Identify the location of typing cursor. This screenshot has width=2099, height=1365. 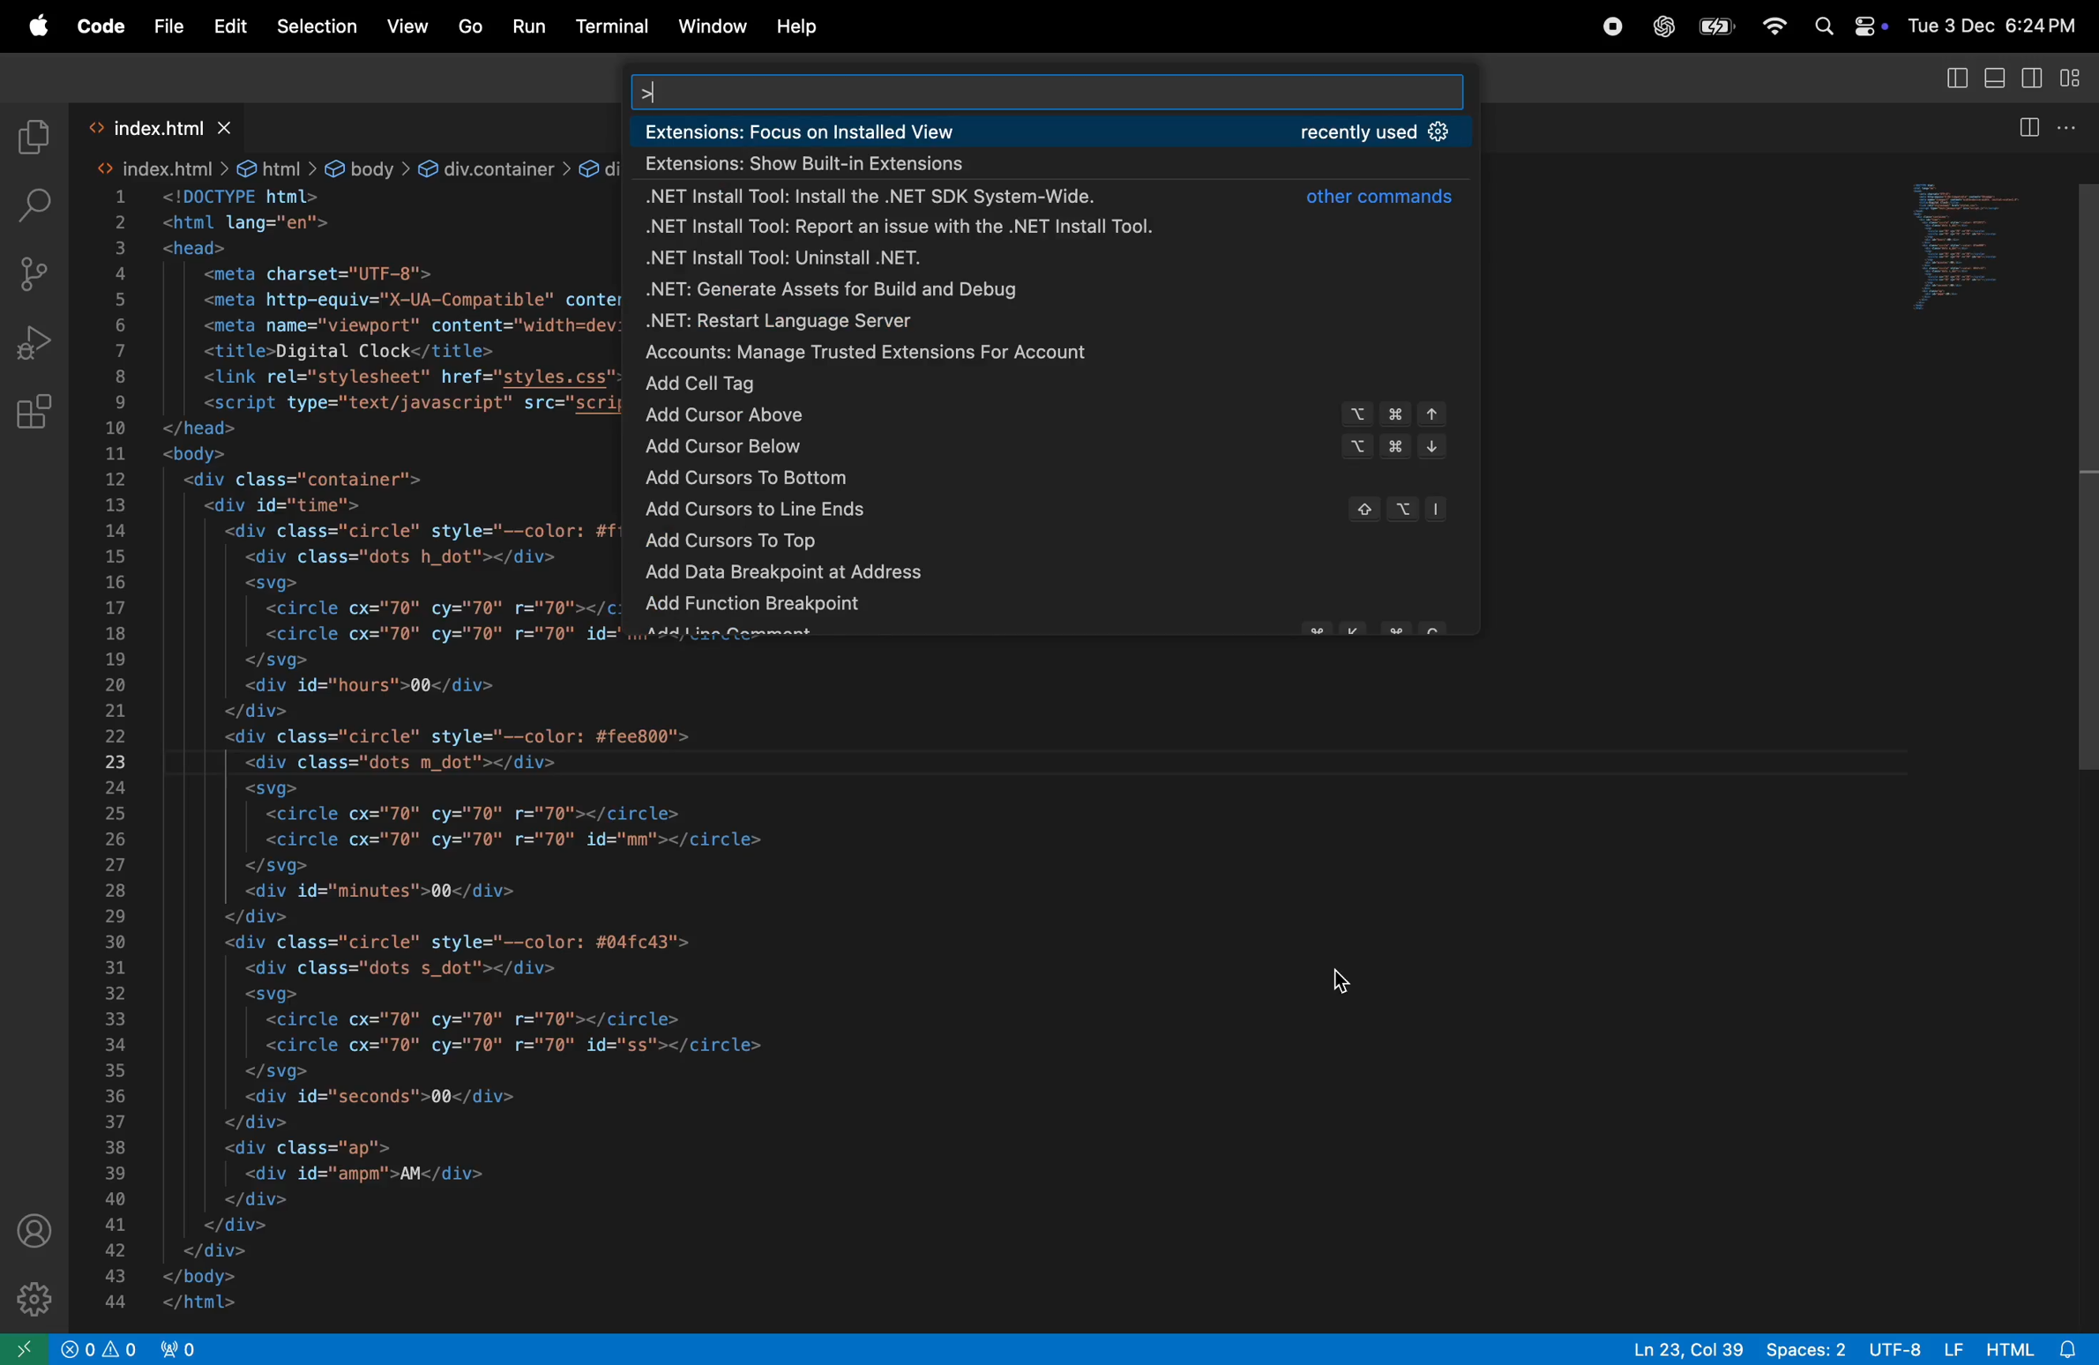
(655, 94).